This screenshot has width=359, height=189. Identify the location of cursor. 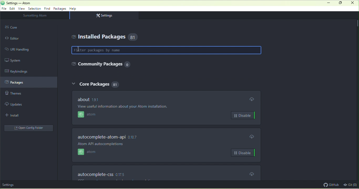
(78, 49).